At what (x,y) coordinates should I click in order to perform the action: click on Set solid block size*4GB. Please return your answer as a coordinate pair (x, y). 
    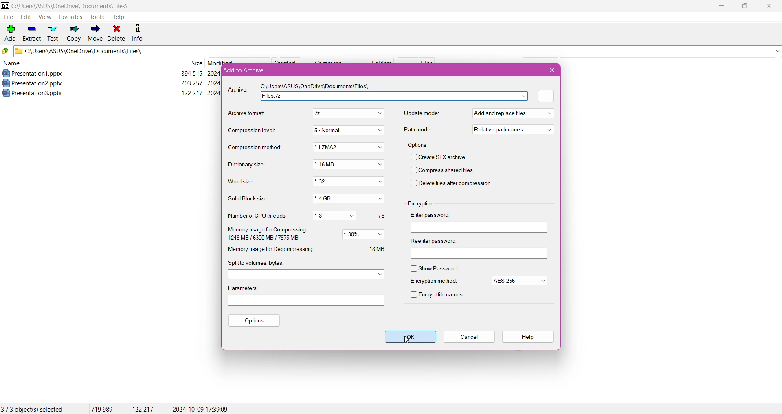
    Looking at the image, I should click on (348, 199).